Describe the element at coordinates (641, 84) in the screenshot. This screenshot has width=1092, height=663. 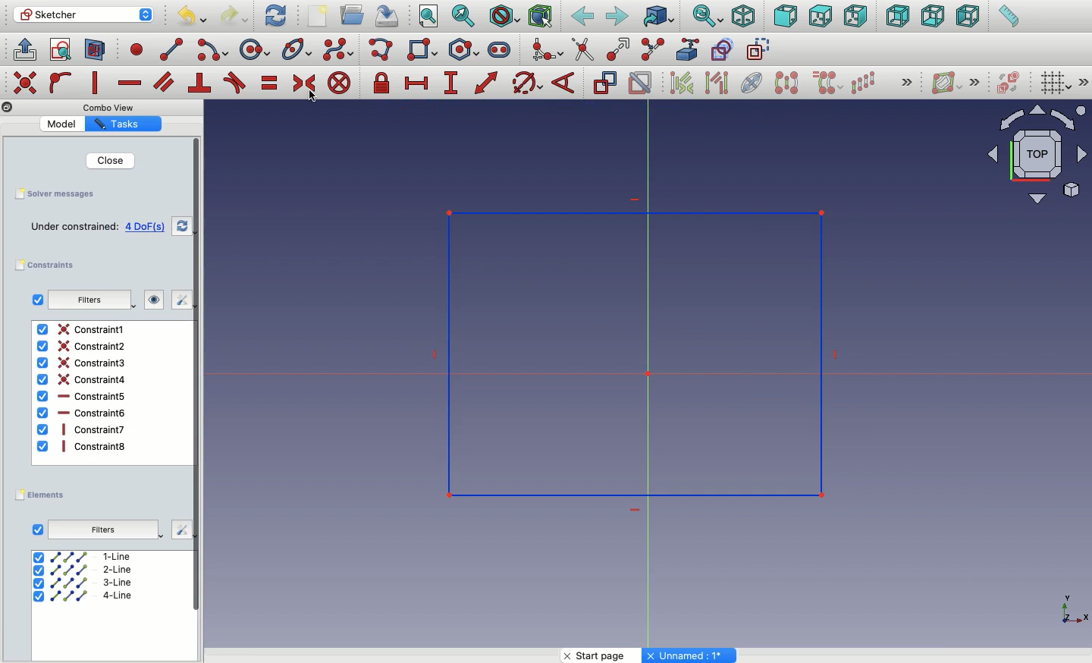
I see `Activate deactivate constraint` at that location.